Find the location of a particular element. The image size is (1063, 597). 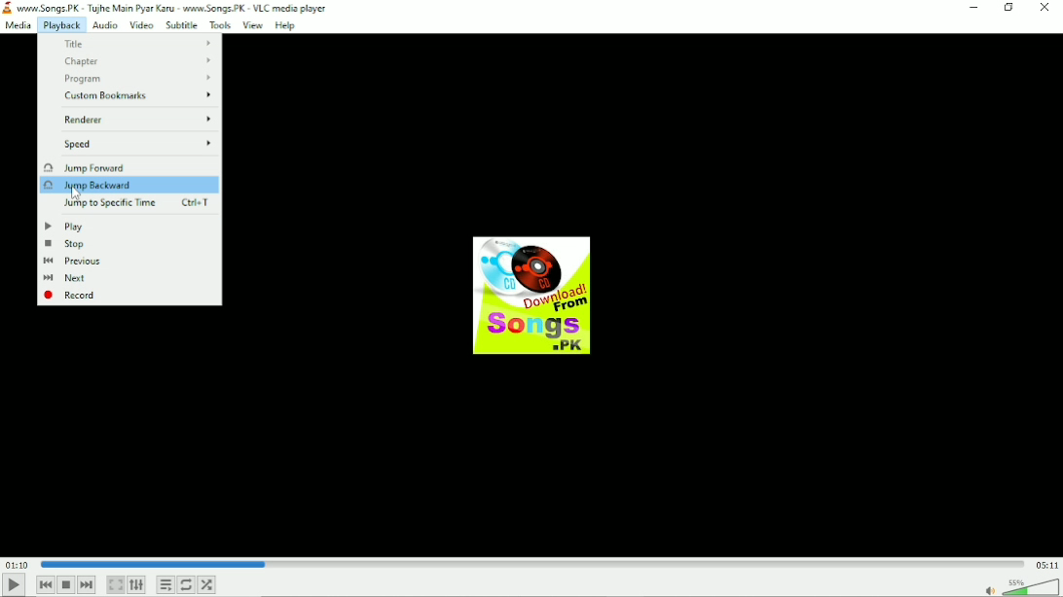

Next is located at coordinates (88, 584).